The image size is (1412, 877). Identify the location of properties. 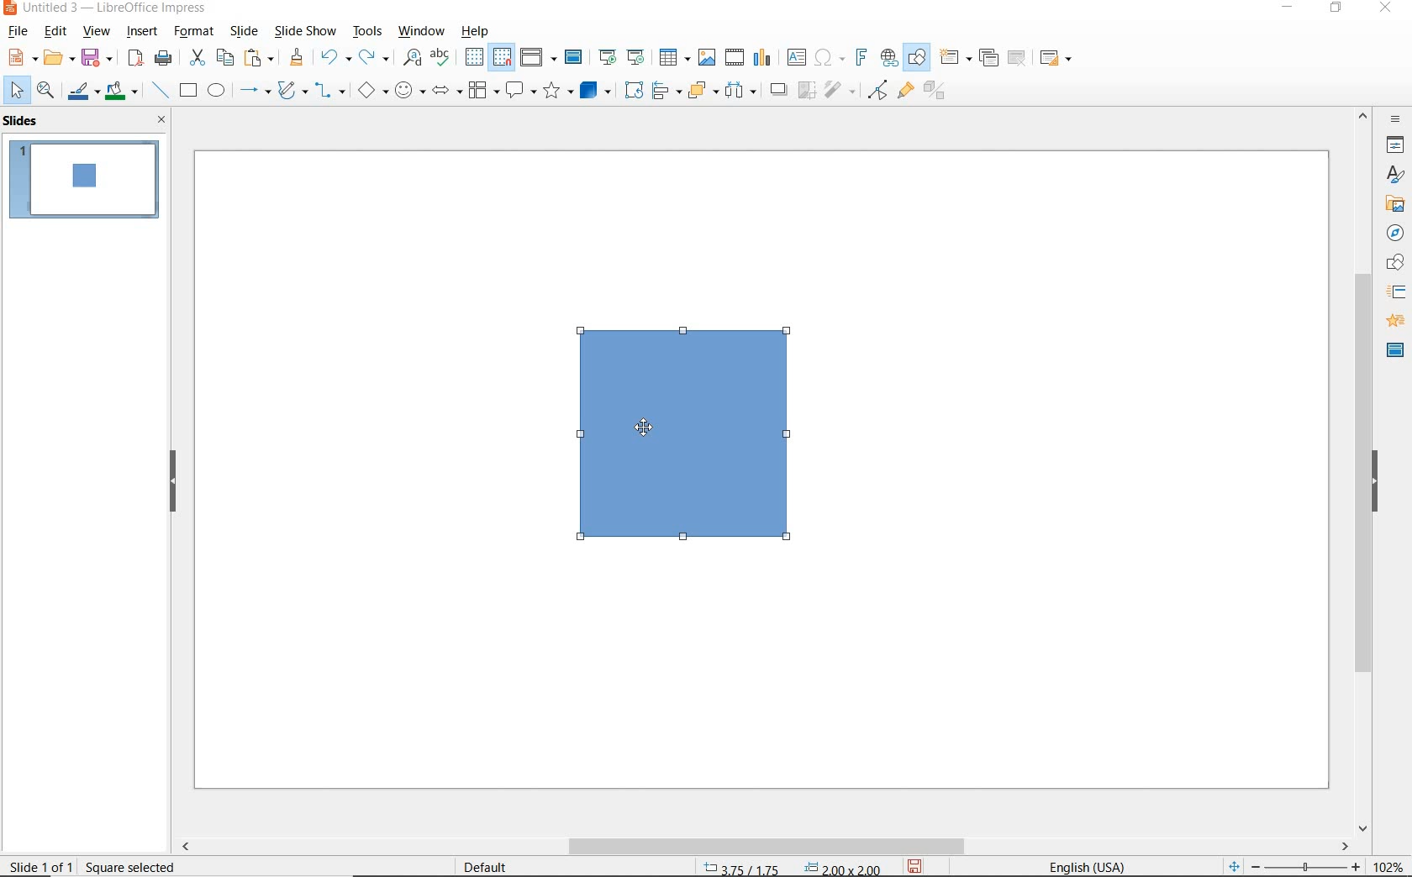
(1393, 146).